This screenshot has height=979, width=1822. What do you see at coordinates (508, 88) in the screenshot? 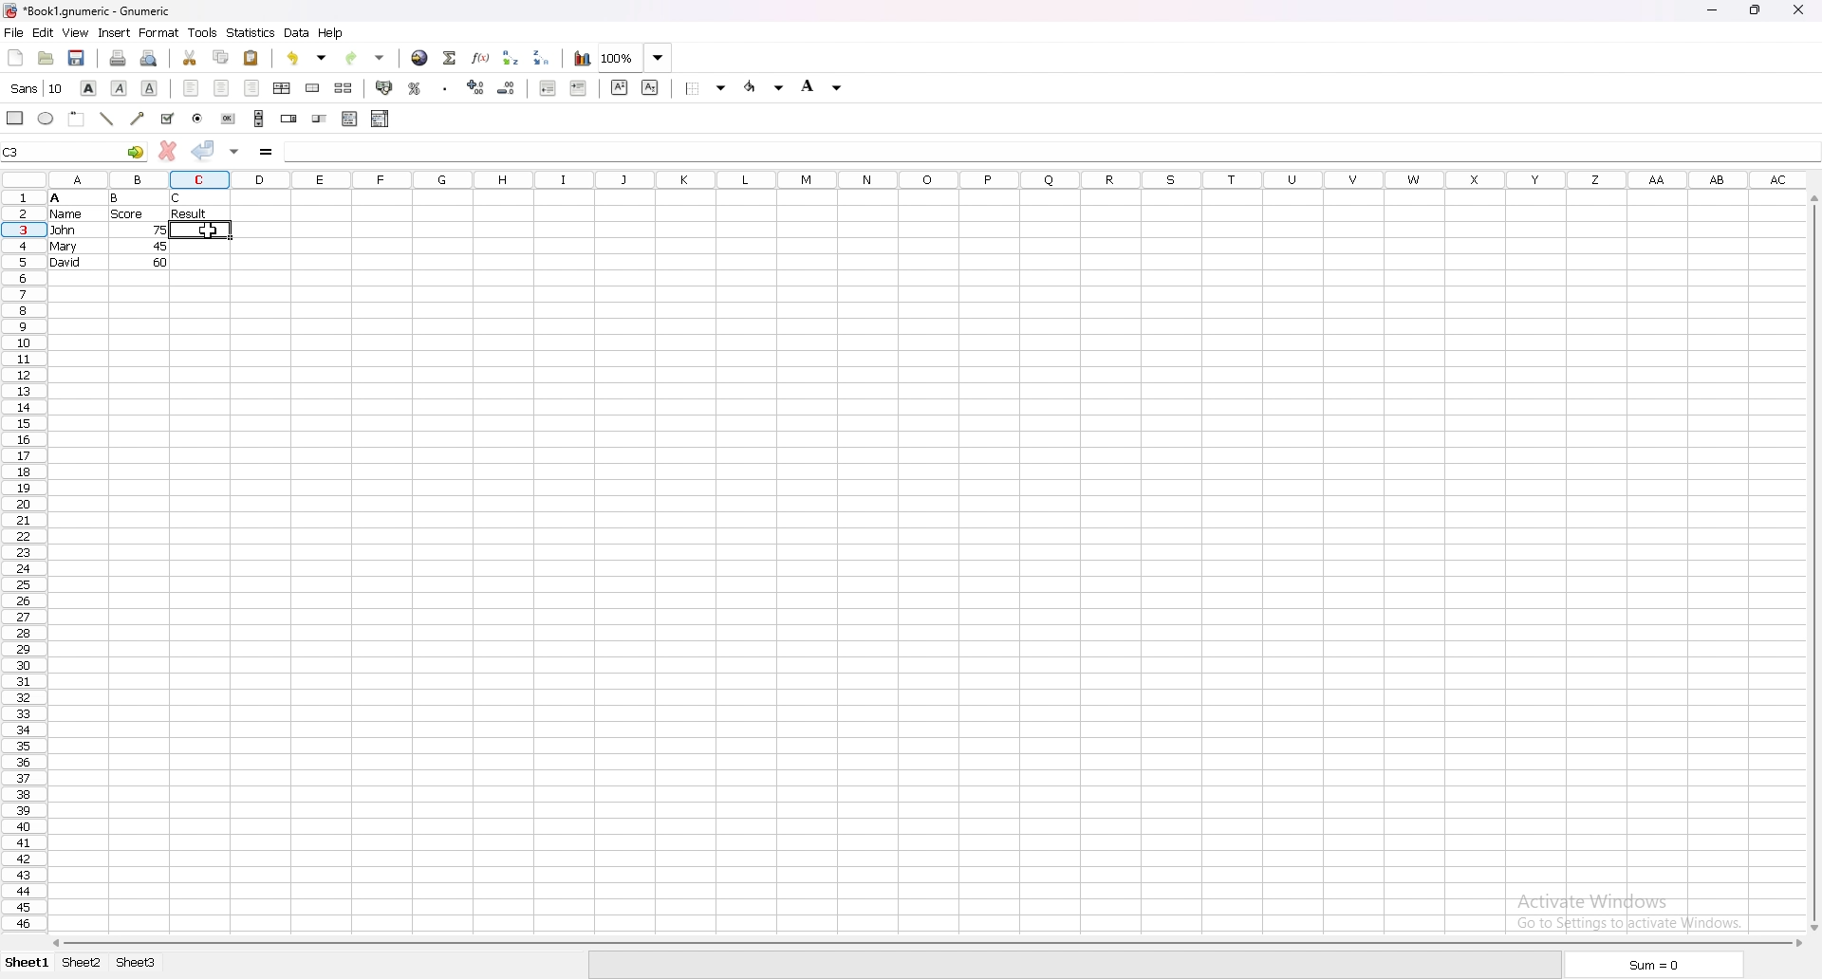
I see `decrease decimals` at bounding box center [508, 88].